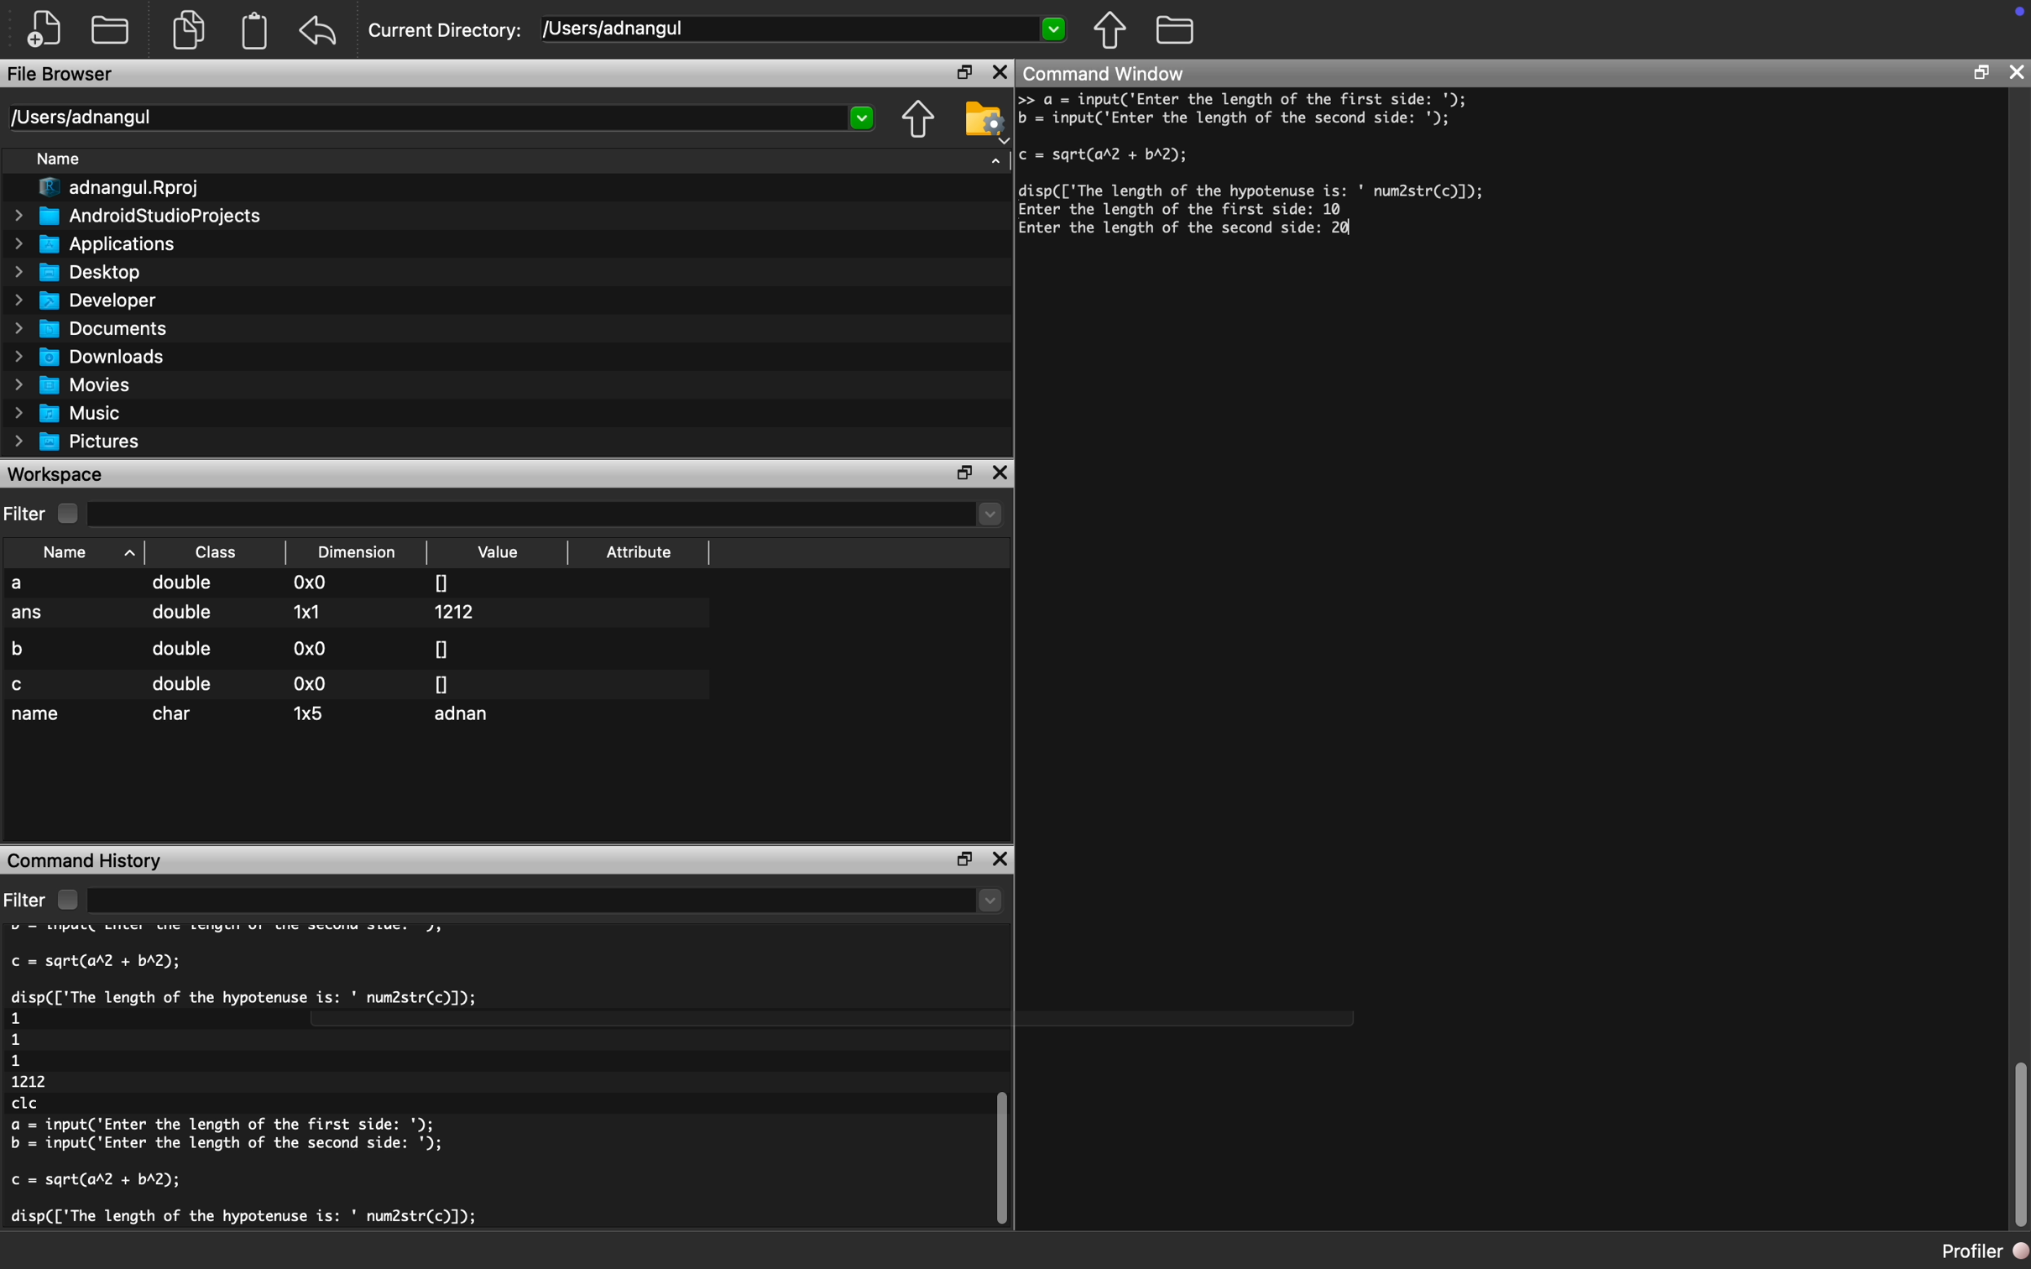 This screenshot has height=1269, width=2031. What do you see at coordinates (467, 717) in the screenshot?
I see `adnan` at bounding box center [467, 717].